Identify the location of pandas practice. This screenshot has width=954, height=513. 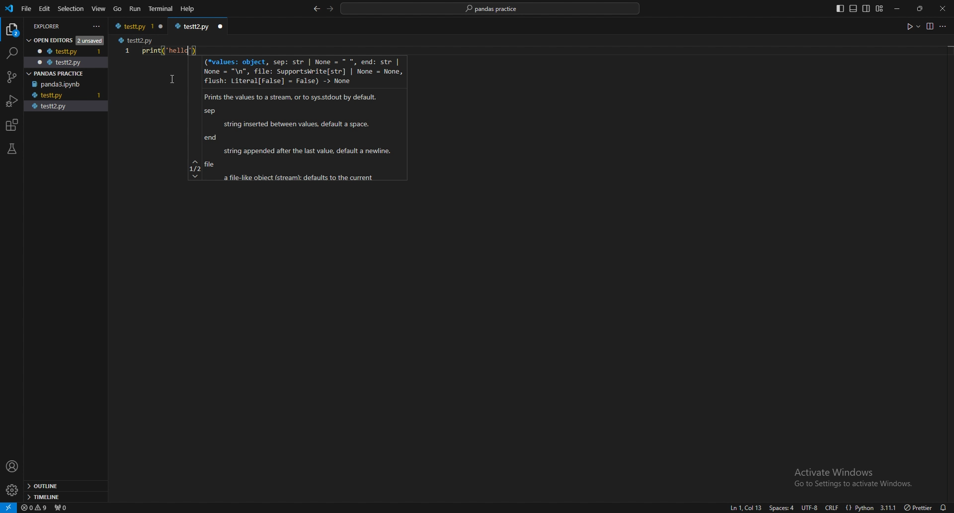
(491, 9).